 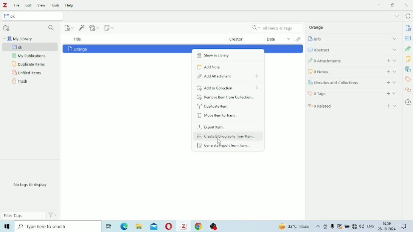 I want to click on 26-10-2024, so click(x=388, y=229).